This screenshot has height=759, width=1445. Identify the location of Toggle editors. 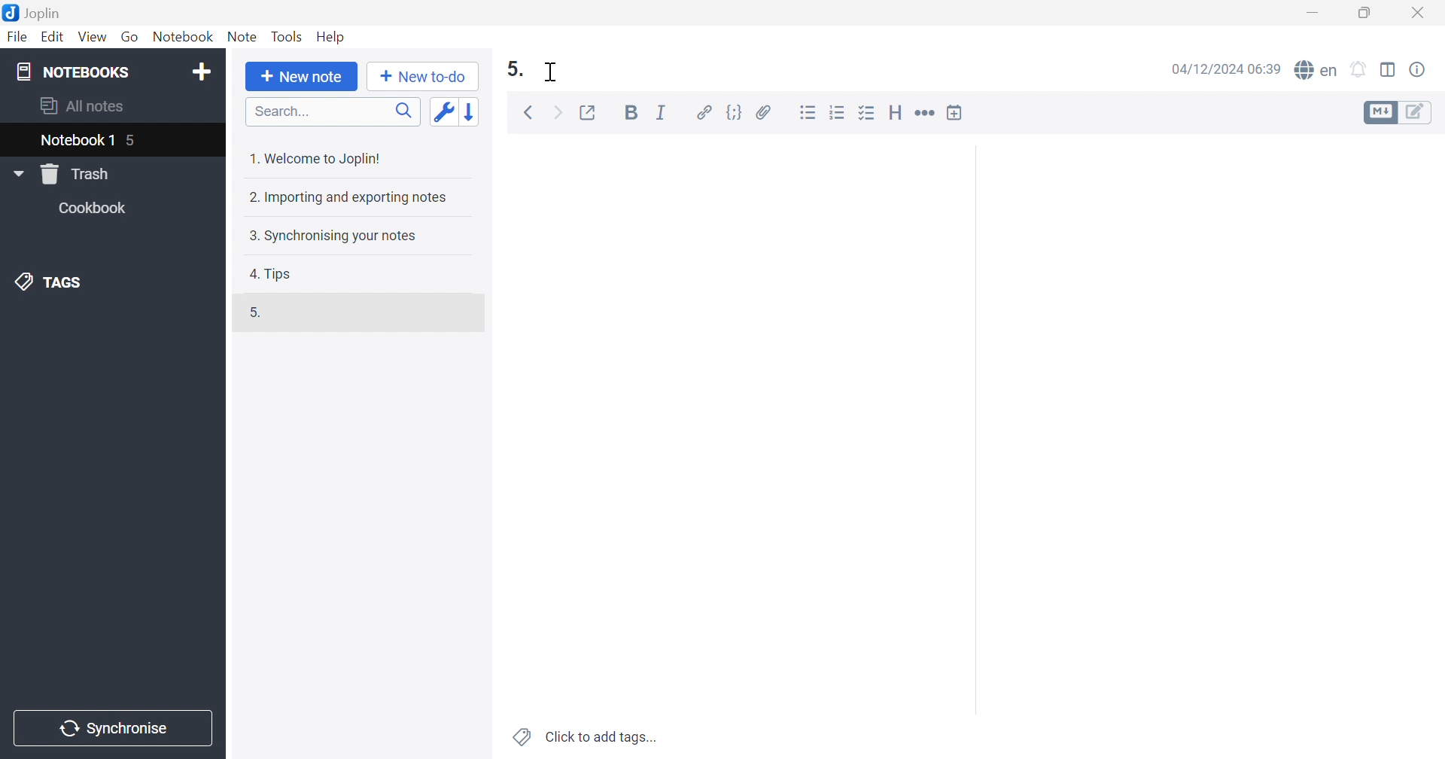
(1401, 114).